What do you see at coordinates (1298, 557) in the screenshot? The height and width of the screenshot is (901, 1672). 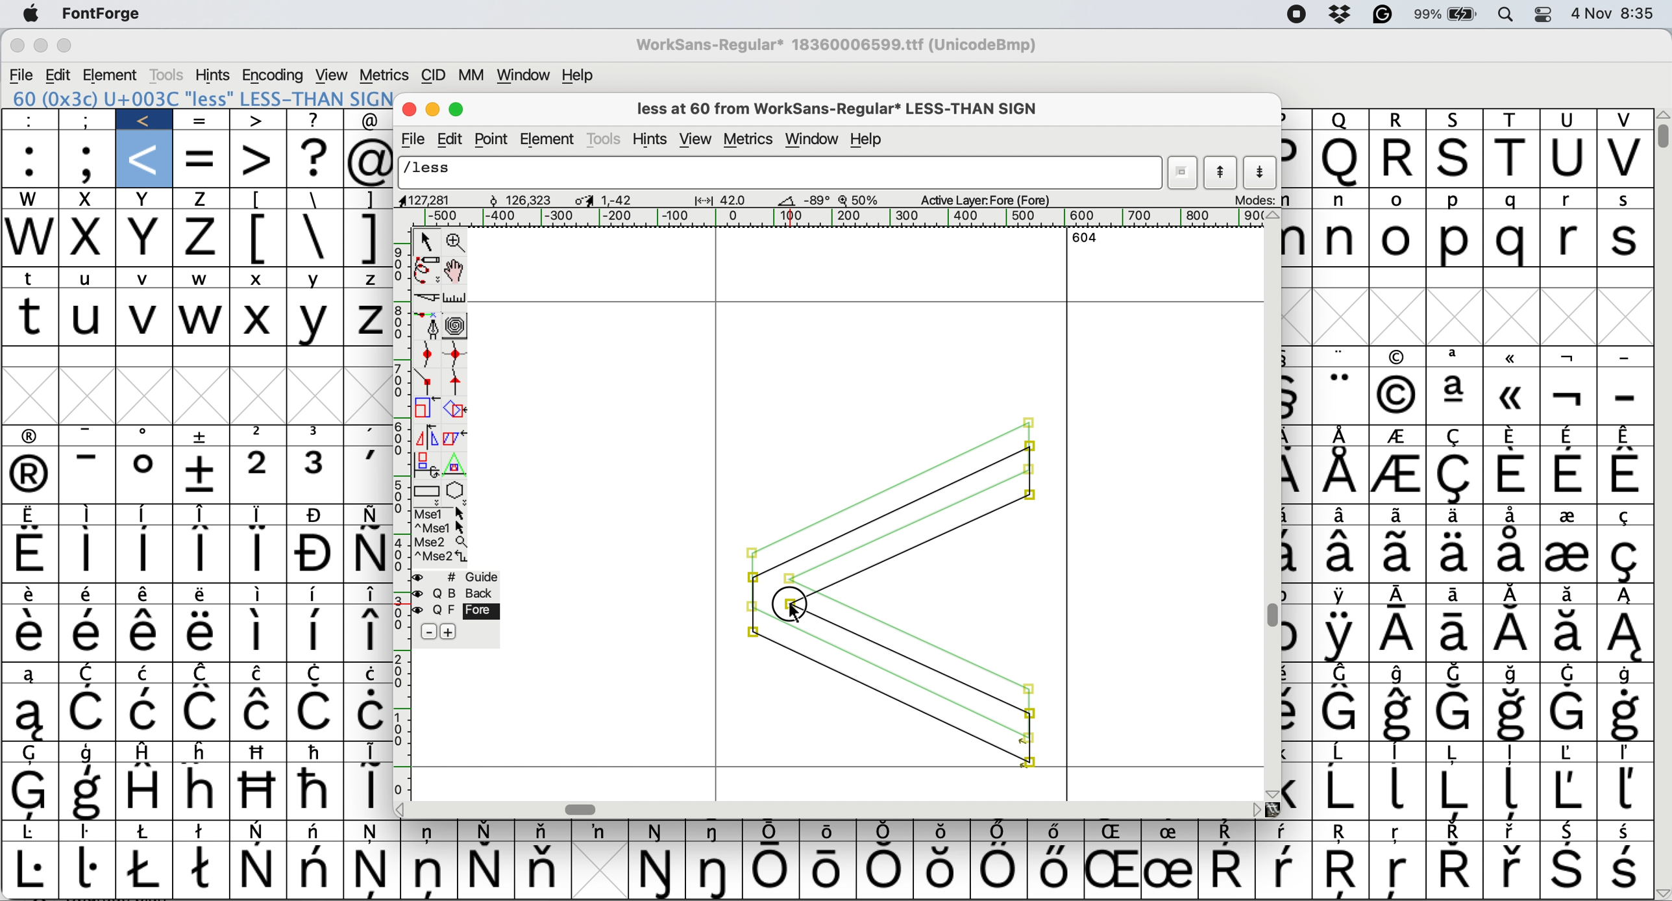 I see `Symbol` at bounding box center [1298, 557].